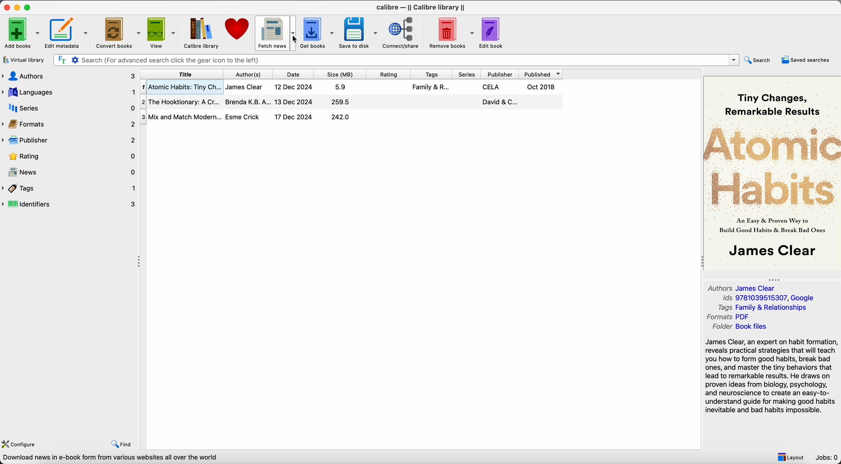 Image resolution: width=841 pixels, height=464 pixels. Describe the element at coordinates (70, 108) in the screenshot. I see `series` at that location.